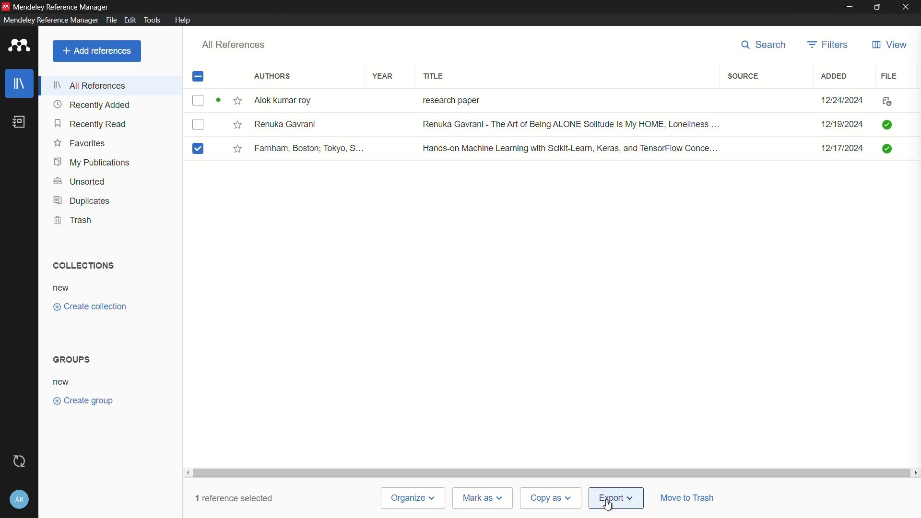 Image resolution: width=921 pixels, height=518 pixels. Describe the element at coordinates (198, 125) in the screenshot. I see `checkbox` at that location.